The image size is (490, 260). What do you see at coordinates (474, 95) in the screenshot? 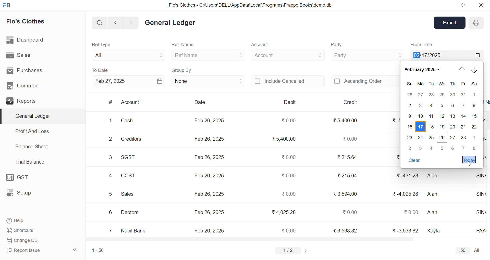
I see `1` at bounding box center [474, 95].